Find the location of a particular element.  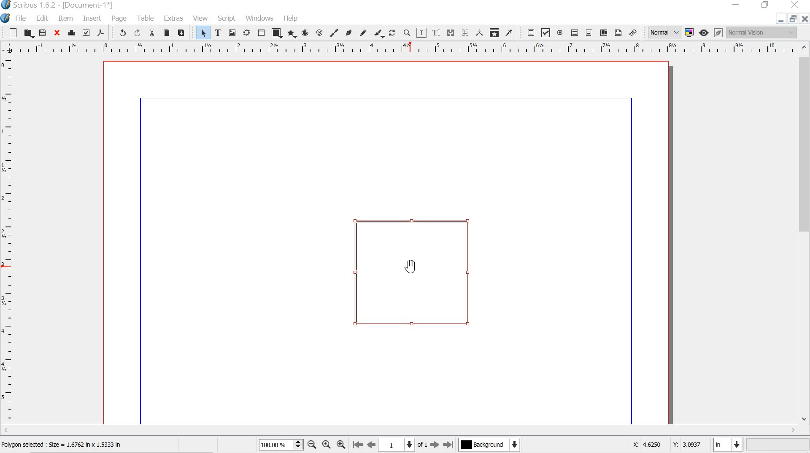

toggle color management system is located at coordinates (689, 32).